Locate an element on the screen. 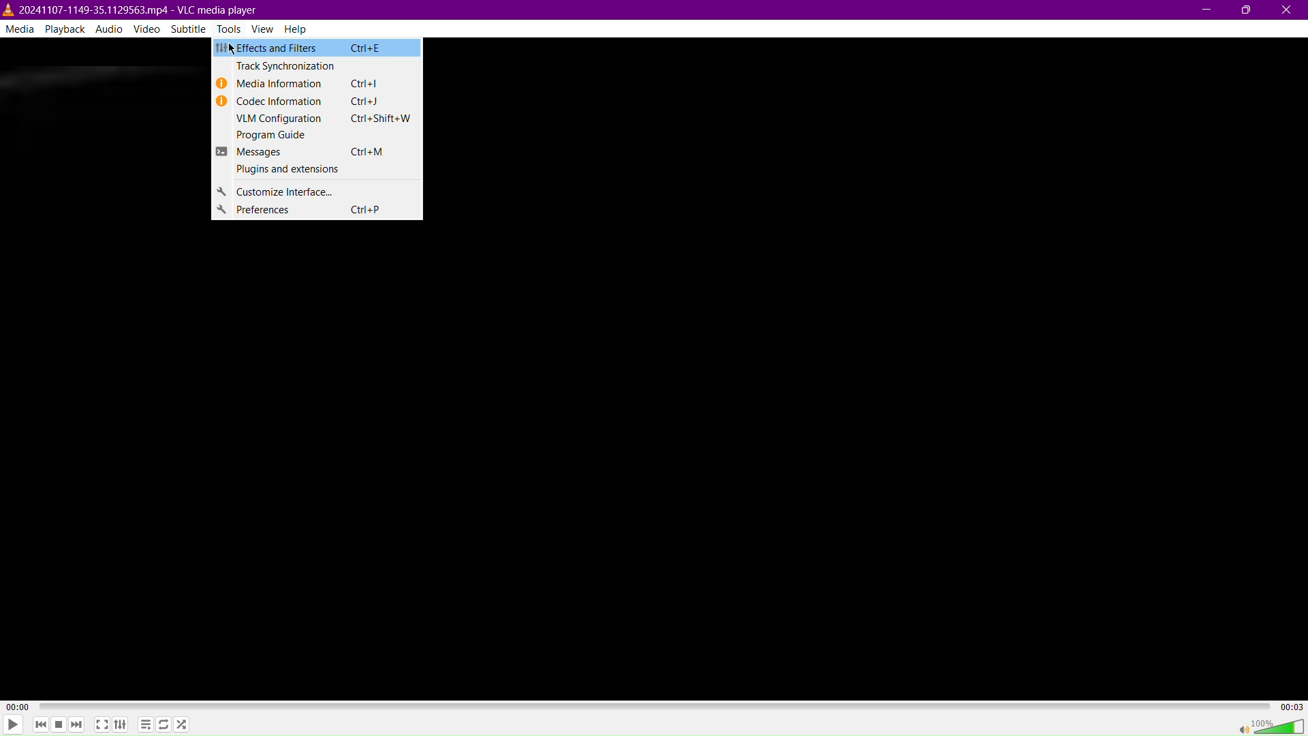 The width and height of the screenshot is (1308, 736). Toggle Loop is located at coordinates (163, 725).